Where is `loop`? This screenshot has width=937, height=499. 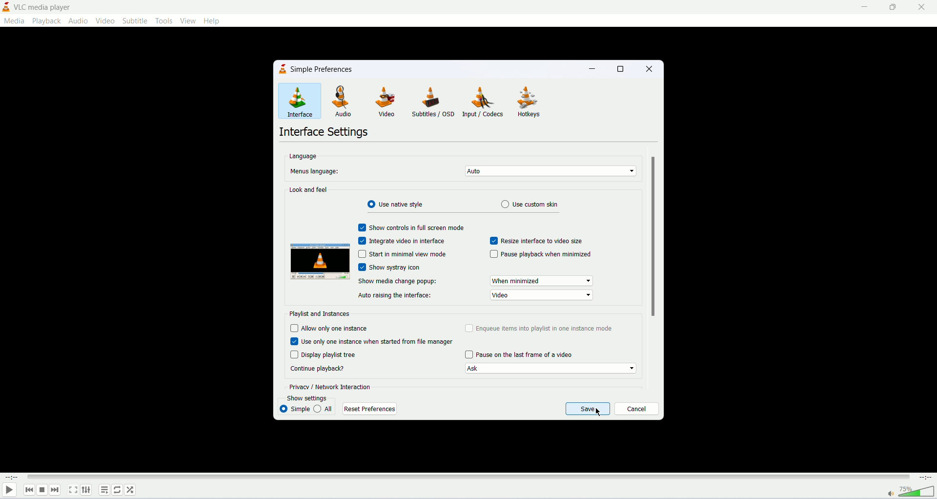 loop is located at coordinates (117, 490).